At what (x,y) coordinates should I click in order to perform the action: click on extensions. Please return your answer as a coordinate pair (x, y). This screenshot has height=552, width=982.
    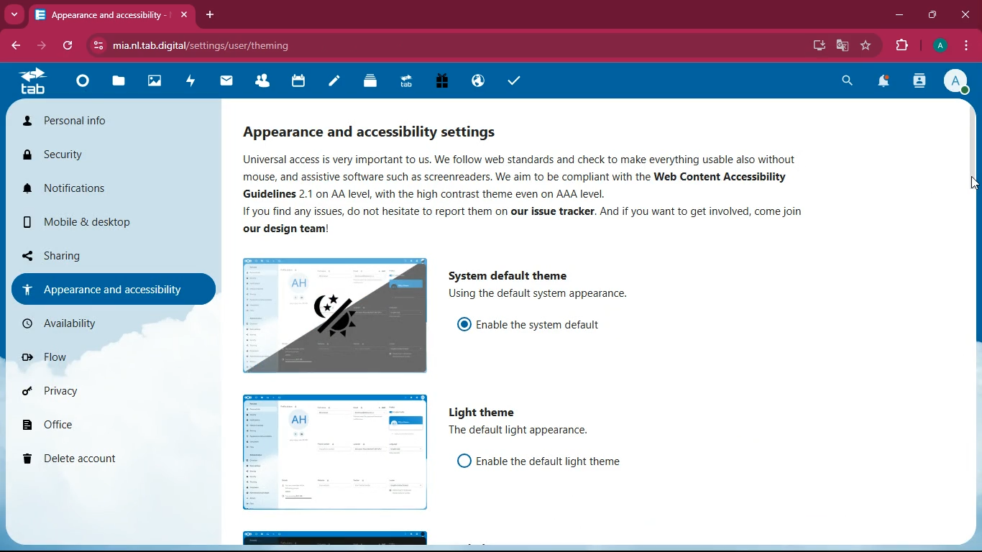
    Looking at the image, I should click on (902, 46).